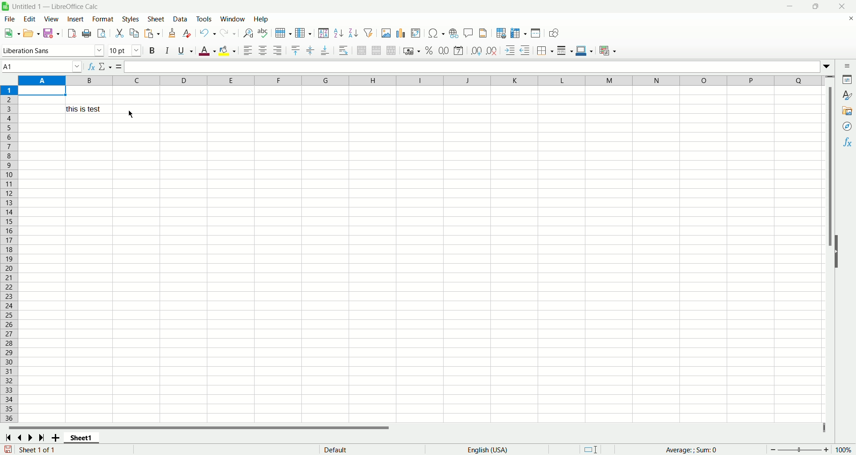 This screenshot has width=856, height=455. What do you see at coordinates (790, 7) in the screenshot?
I see `minimize` at bounding box center [790, 7].